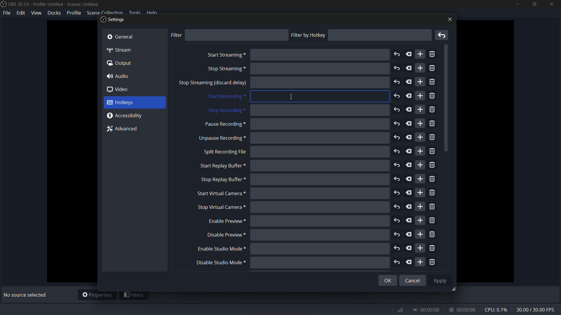 This screenshot has height=315, width=561. Describe the element at coordinates (22, 13) in the screenshot. I see `edit menu` at that location.